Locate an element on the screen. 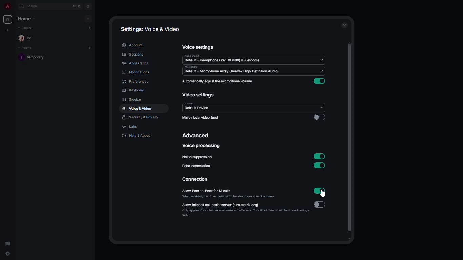 The image size is (463, 260). keyboard is located at coordinates (134, 90).